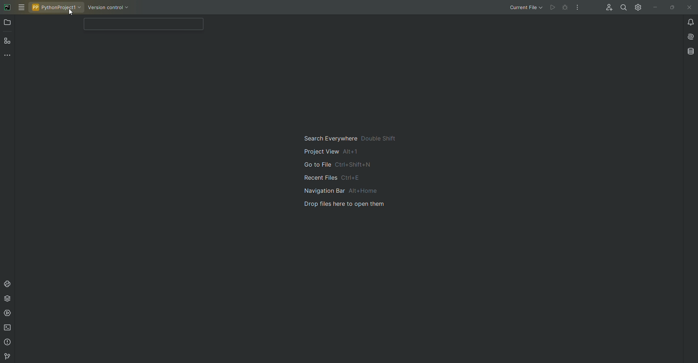 The width and height of the screenshot is (698, 363). What do you see at coordinates (691, 51) in the screenshot?
I see `Database` at bounding box center [691, 51].